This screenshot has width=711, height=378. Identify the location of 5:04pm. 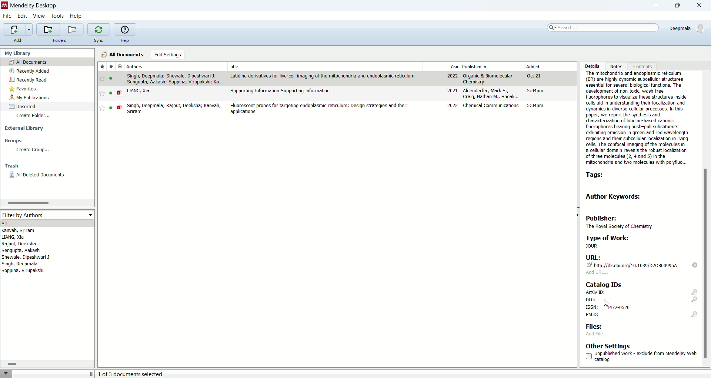
(535, 90).